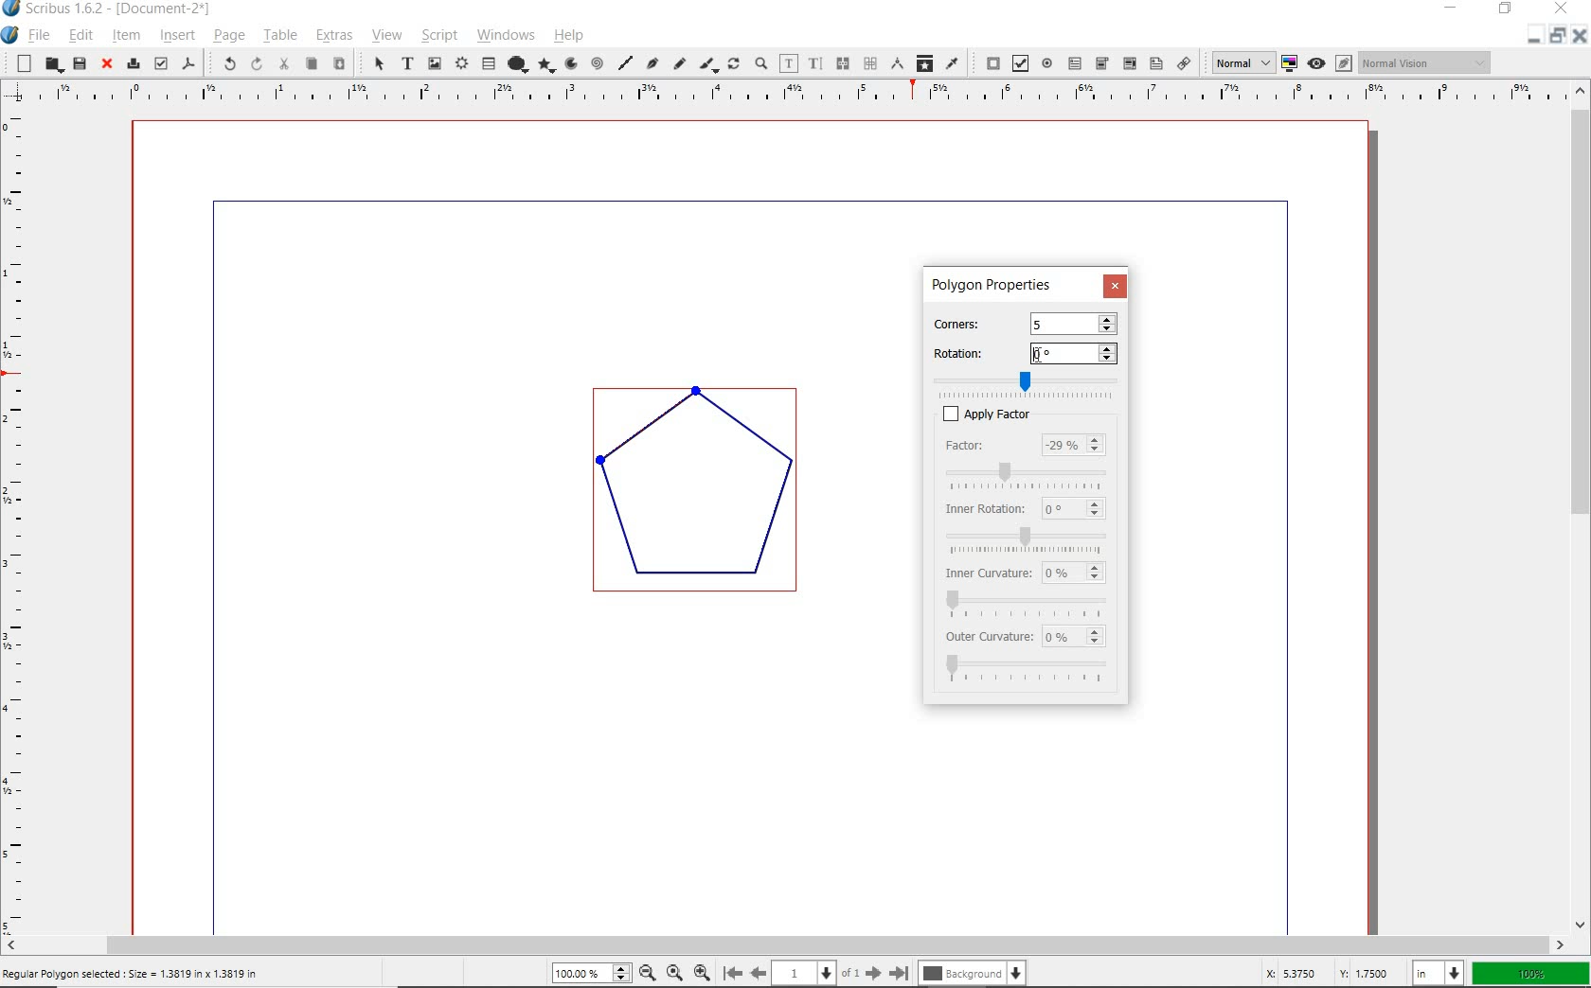  Describe the element at coordinates (869, 62) in the screenshot. I see `unlink text frames` at that location.